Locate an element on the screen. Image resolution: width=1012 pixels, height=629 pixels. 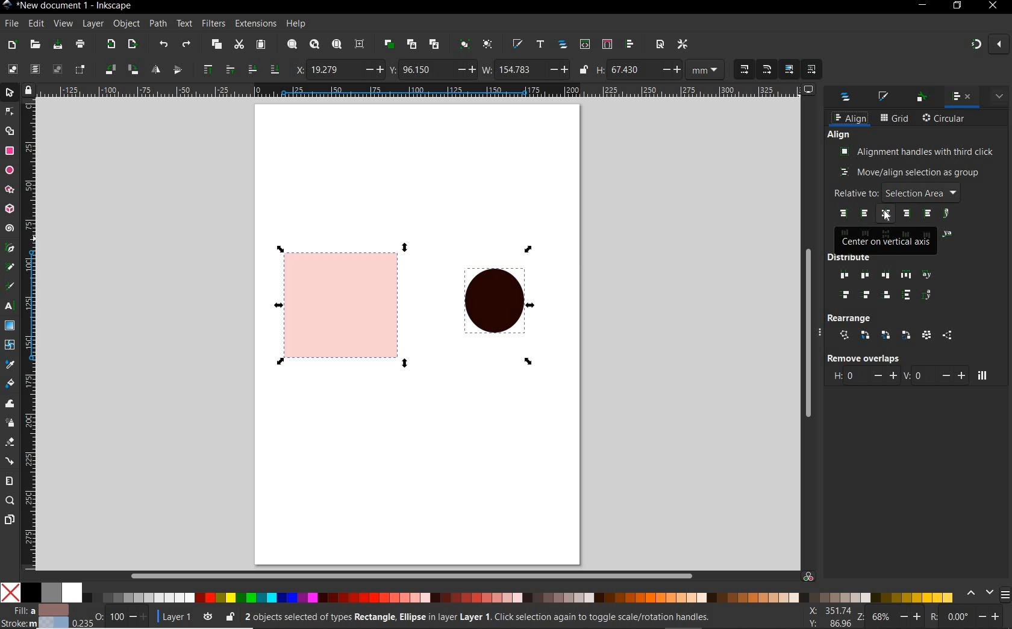
close is located at coordinates (992, 6).